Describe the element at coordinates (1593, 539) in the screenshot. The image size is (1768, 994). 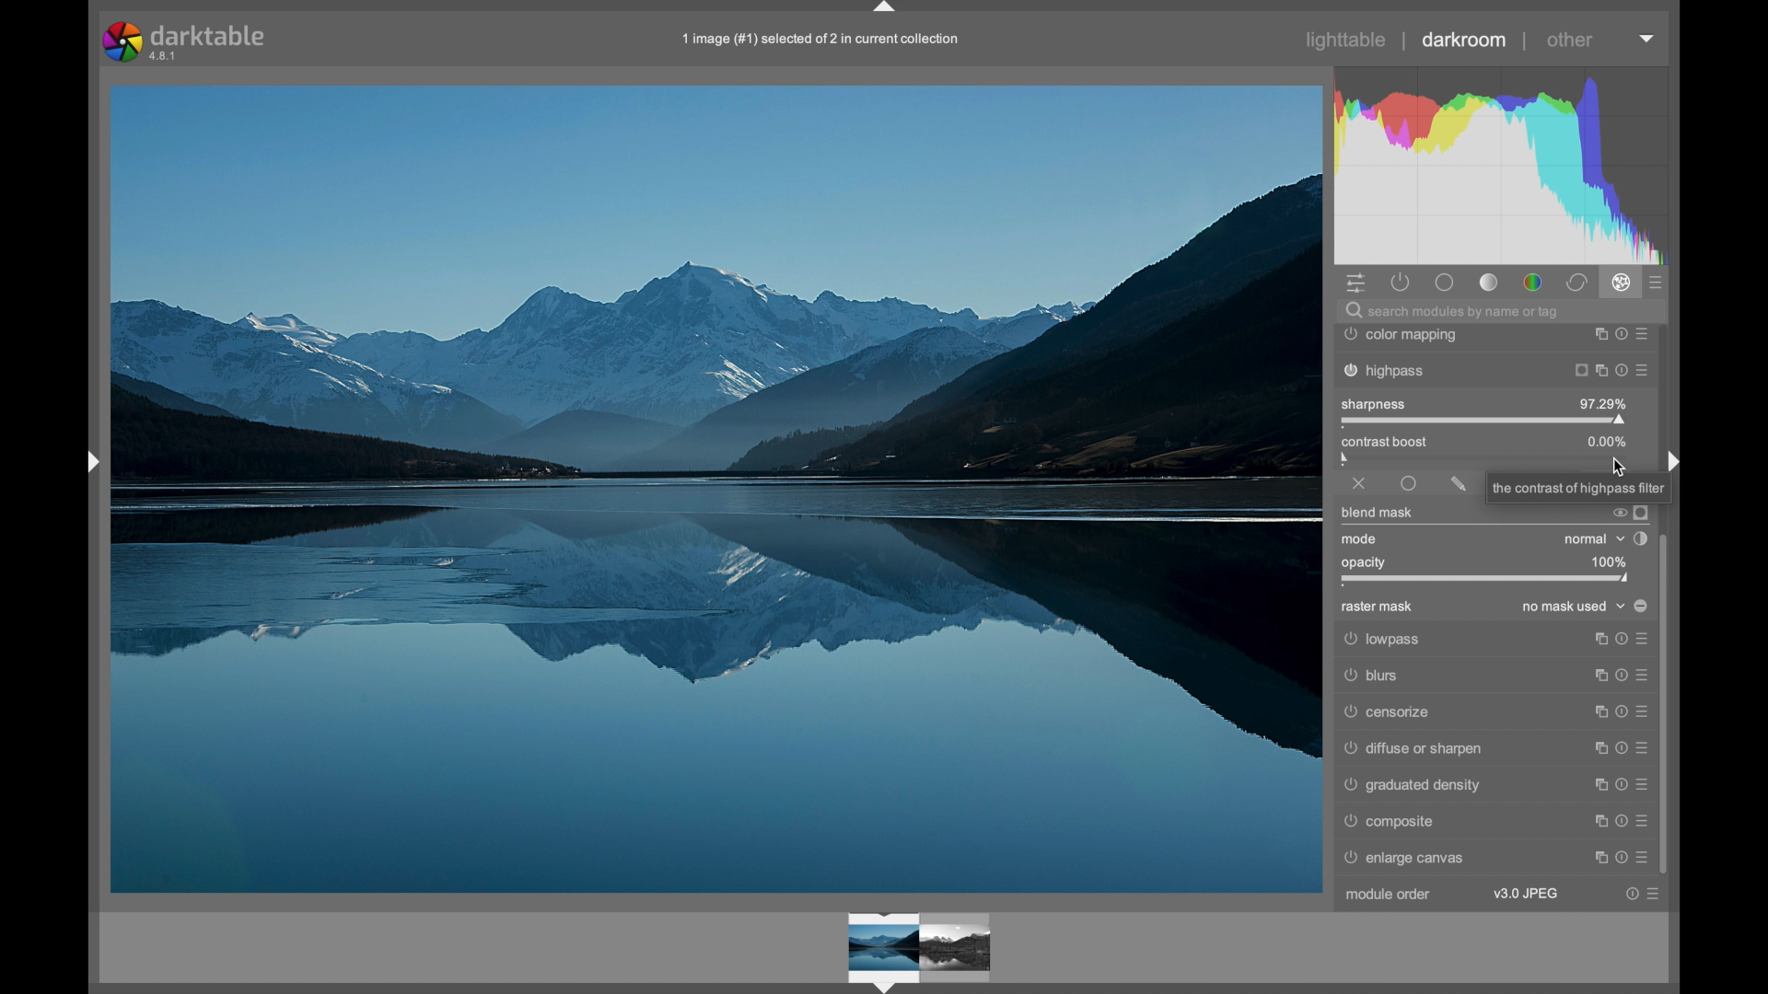
I see `normal dropdown` at that location.